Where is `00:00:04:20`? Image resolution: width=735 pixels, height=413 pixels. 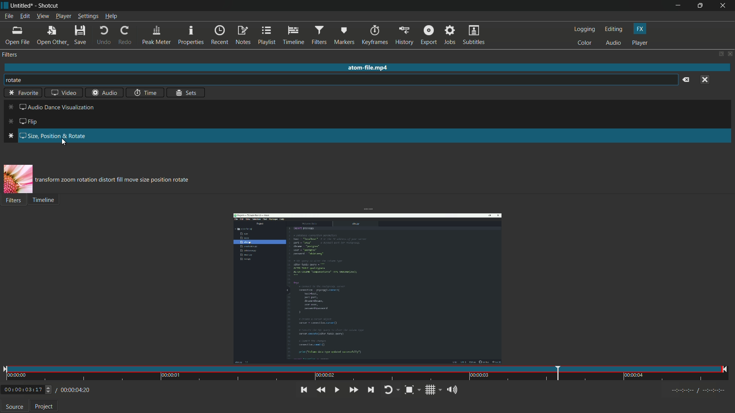
00:00:04:20 is located at coordinates (73, 390).